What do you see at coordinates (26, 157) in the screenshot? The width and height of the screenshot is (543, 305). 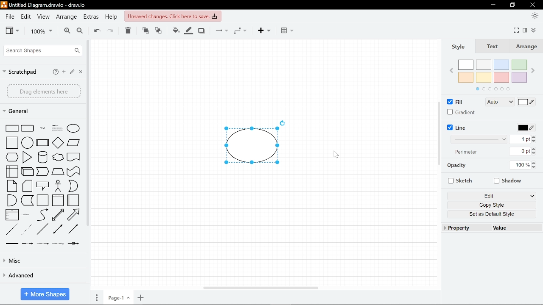 I see `traingle` at bounding box center [26, 157].